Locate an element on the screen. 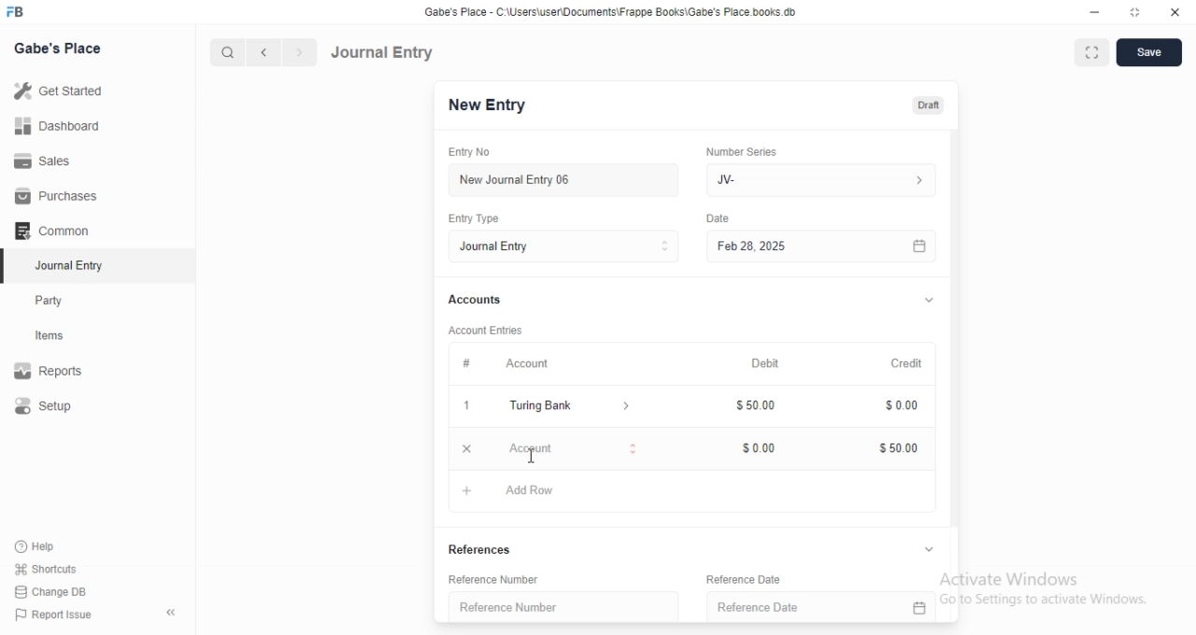 The image size is (1196, 635). Journal Entry is located at coordinates (383, 51).